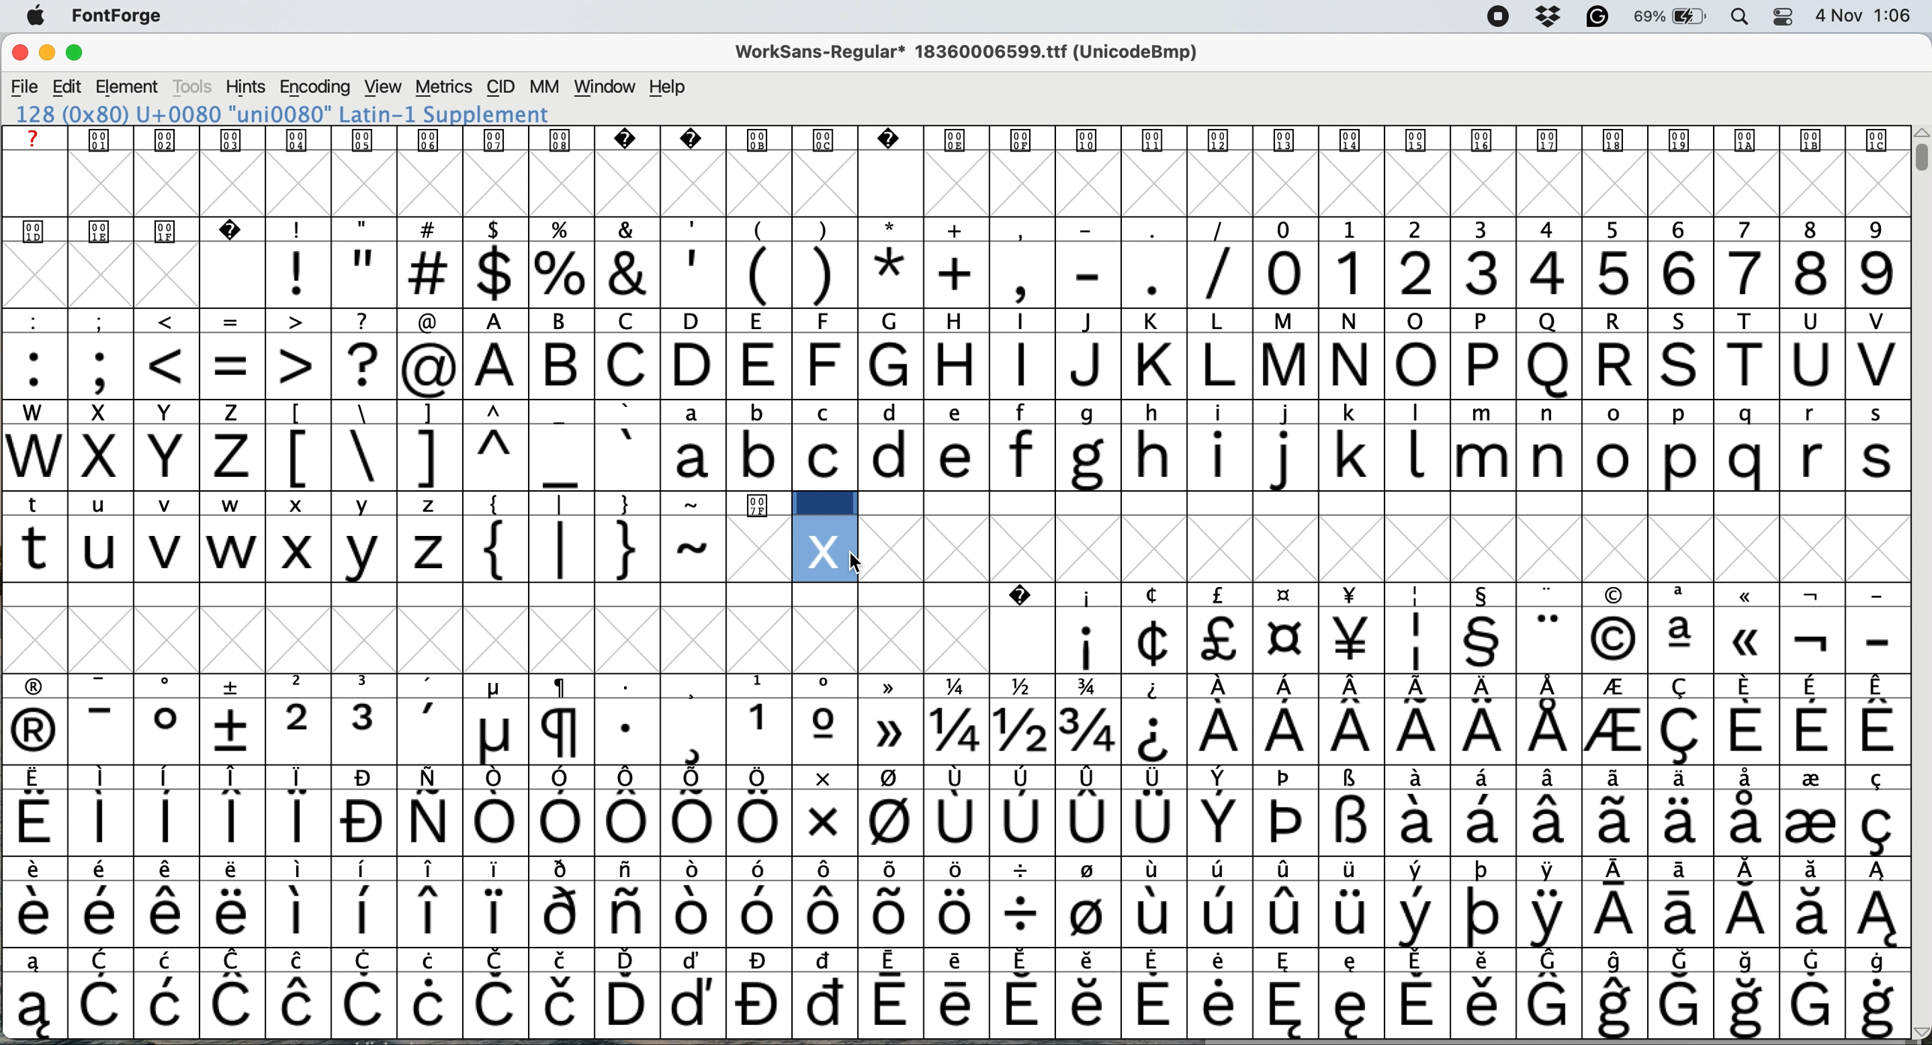 The width and height of the screenshot is (1932, 1045). Describe the element at coordinates (973, 55) in the screenshot. I see `WorkSans-Regular 18360006599.ttf (UnicodeBmp)` at that location.